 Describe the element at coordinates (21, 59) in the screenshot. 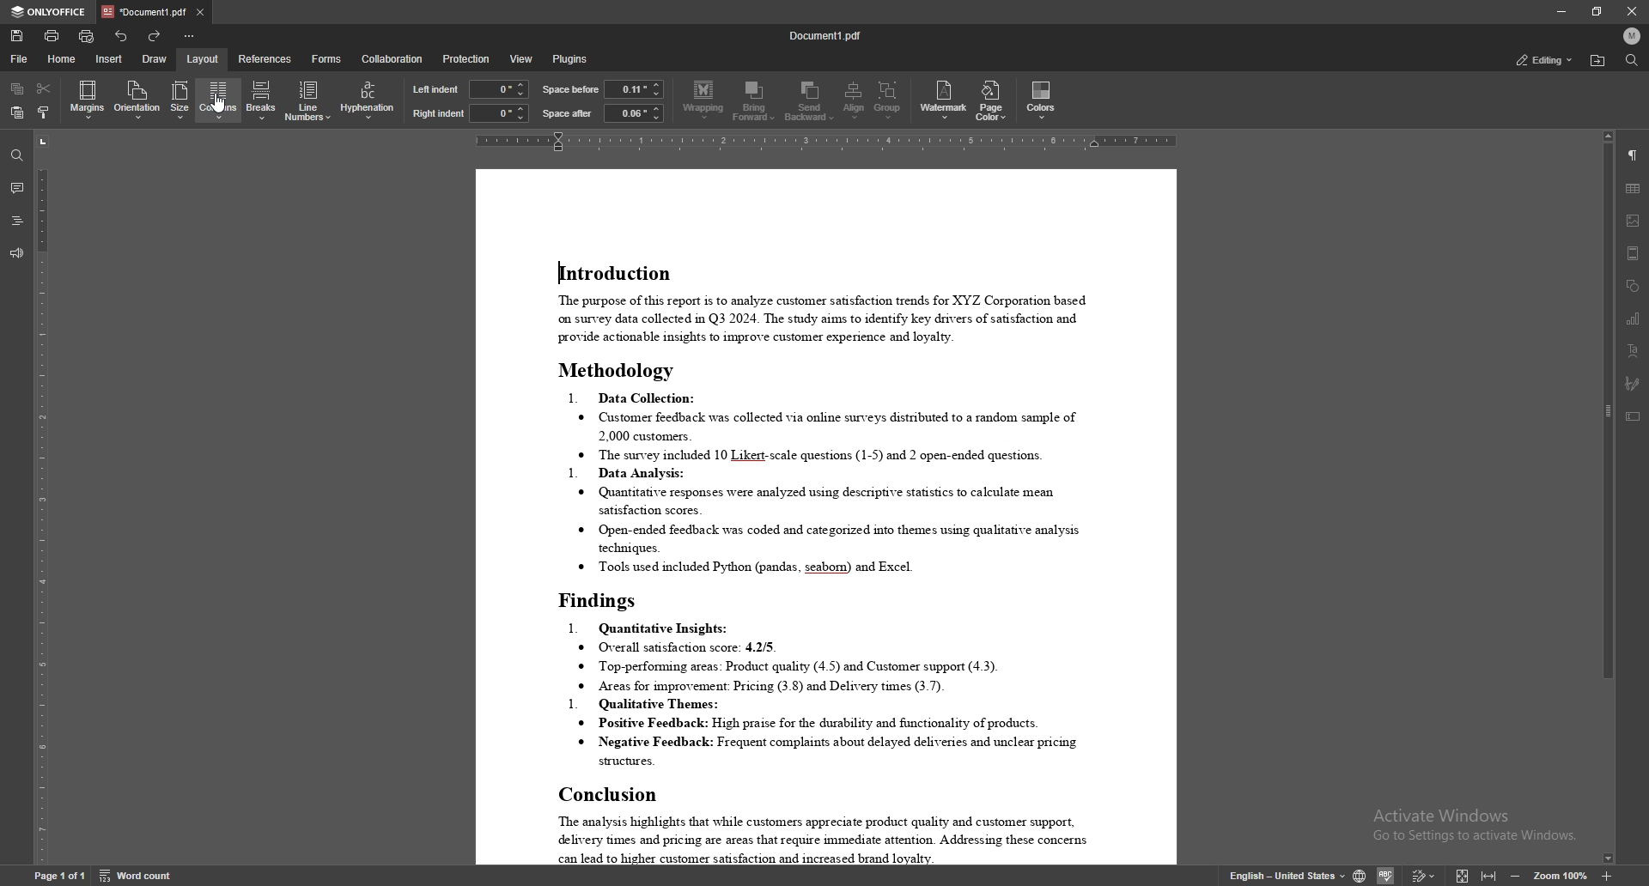

I see `file` at that location.